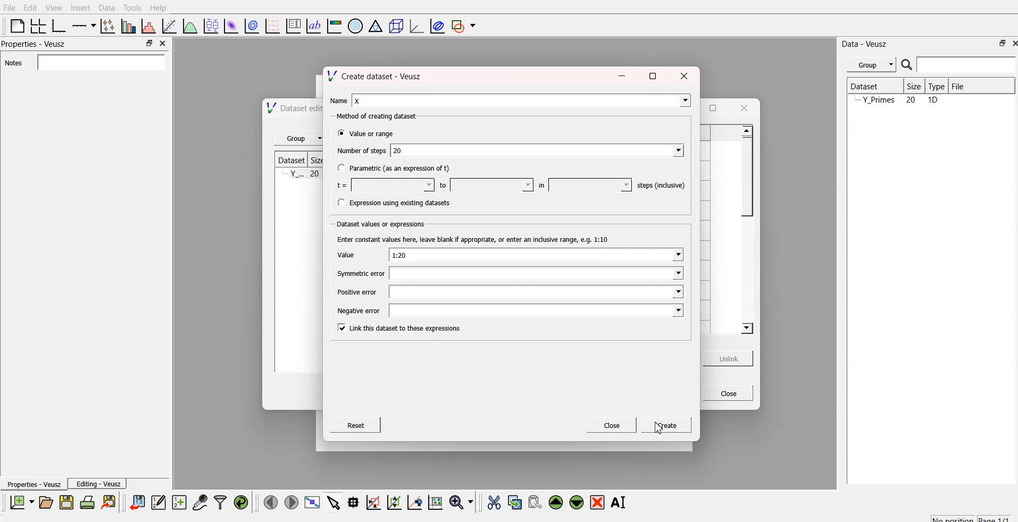 This screenshot has height=522, width=1018. Describe the element at coordinates (415, 26) in the screenshot. I see `3D graph` at that location.